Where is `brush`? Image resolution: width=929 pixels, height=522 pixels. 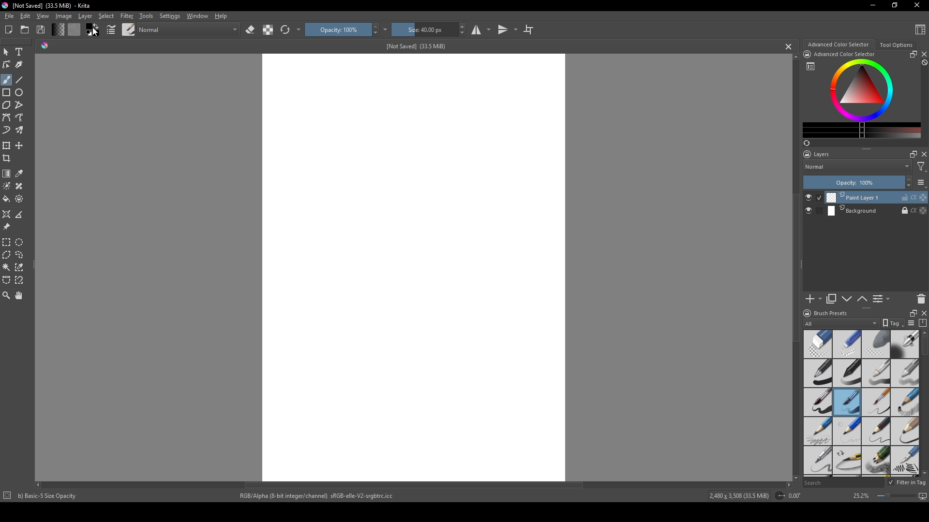
brush is located at coordinates (6, 80).